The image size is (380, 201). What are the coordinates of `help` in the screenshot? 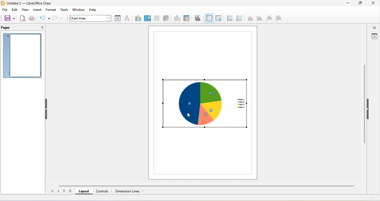 It's located at (94, 10).